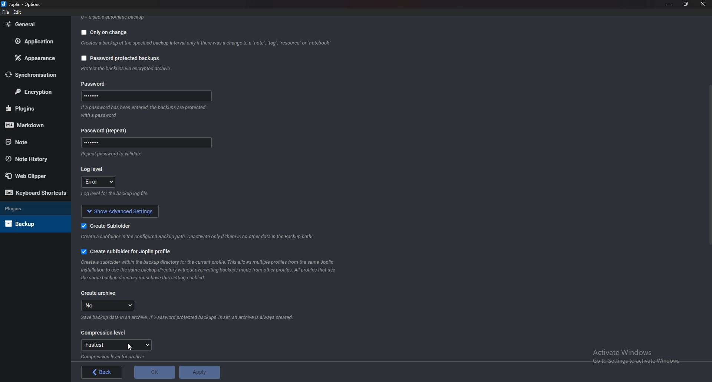 The image size is (712, 382). I want to click on create archive, so click(99, 294).